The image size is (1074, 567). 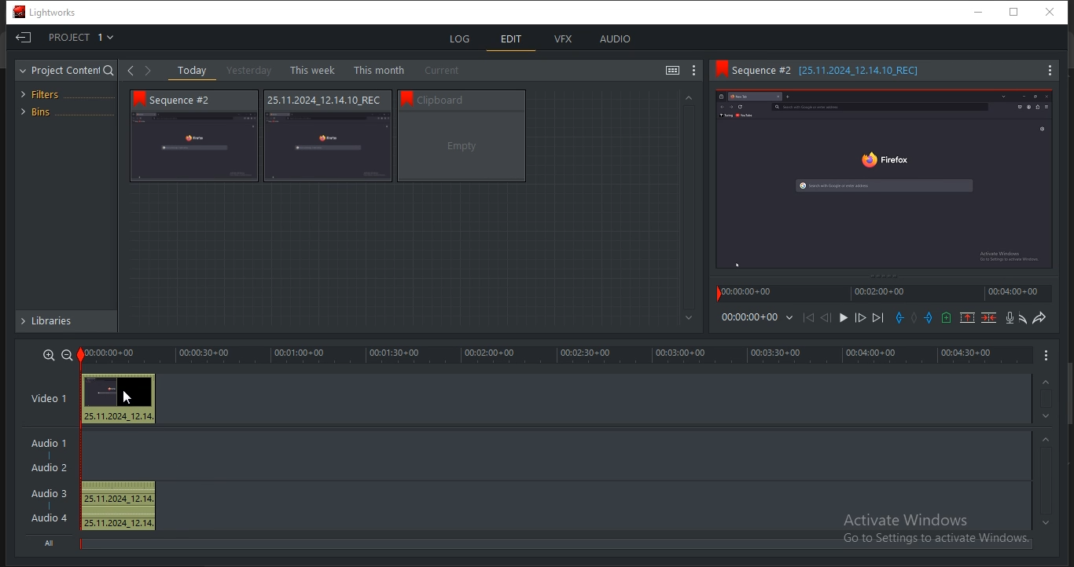 What do you see at coordinates (860, 318) in the screenshot?
I see `Nudge one frame forward` at bounding box center [860, 318].